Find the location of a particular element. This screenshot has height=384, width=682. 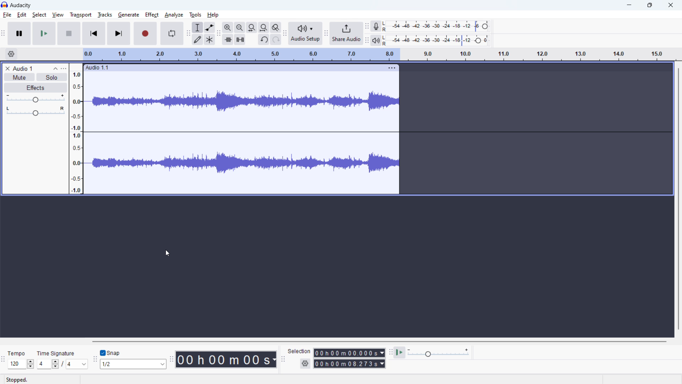

horizontal scrollbar is located at coordinates (379, 341).